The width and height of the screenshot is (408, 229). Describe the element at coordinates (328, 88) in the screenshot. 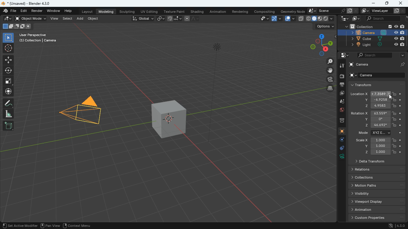

I see `layer` at that location.